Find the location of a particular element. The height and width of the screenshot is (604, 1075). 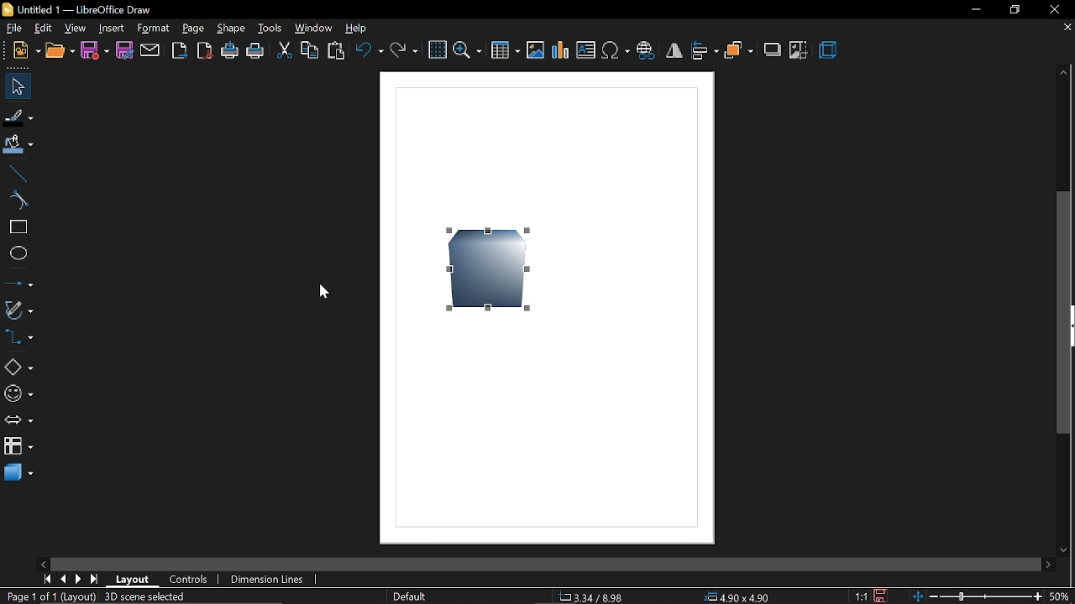

cut is located at coordinates (285, 53).